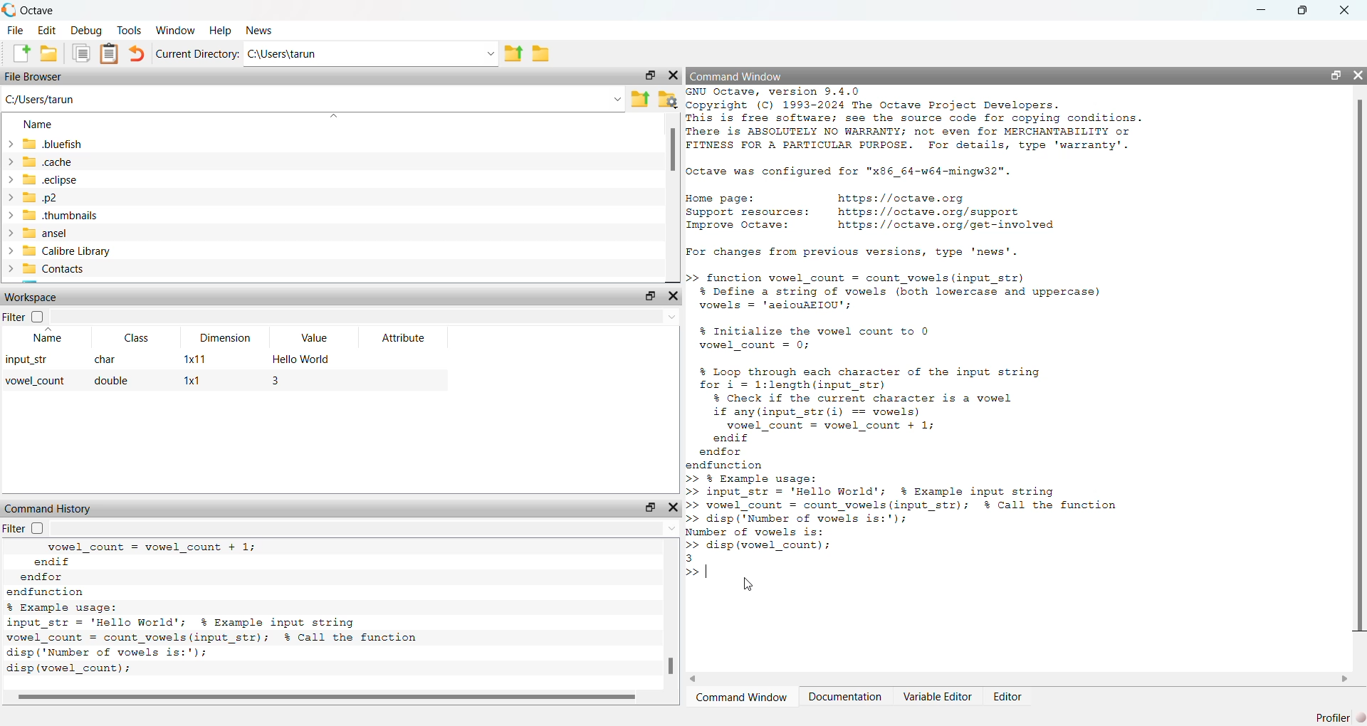  What do you see at coordinates (9, 233) in the screenshot?
I see `expand/collapse` at bounding box center [9, 233].